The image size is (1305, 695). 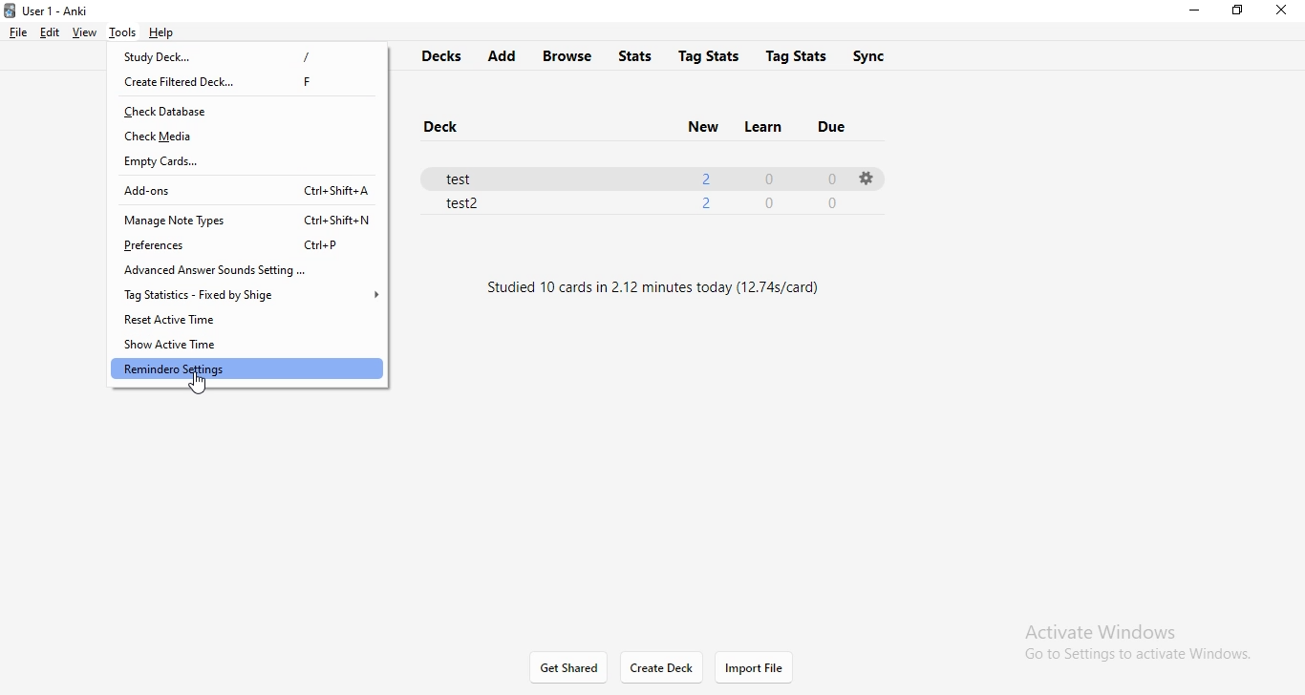 What do you see at coordinates (237, 347) in the screenshot?
I see `show active time` at bounding box center [237, 347].